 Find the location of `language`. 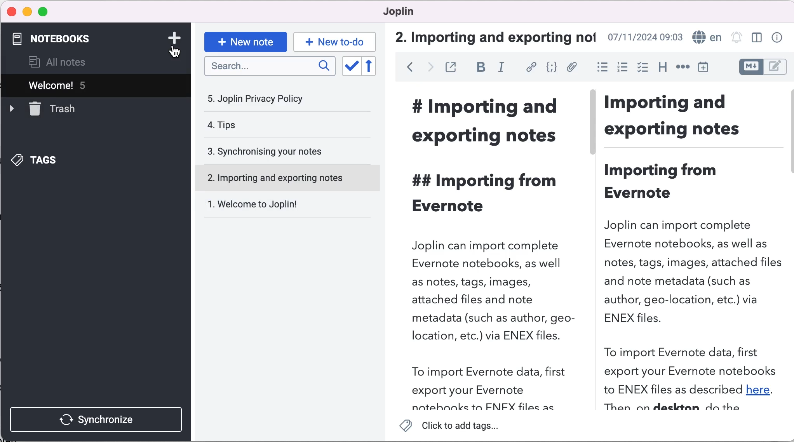

language is located at coordinates (705, 38).